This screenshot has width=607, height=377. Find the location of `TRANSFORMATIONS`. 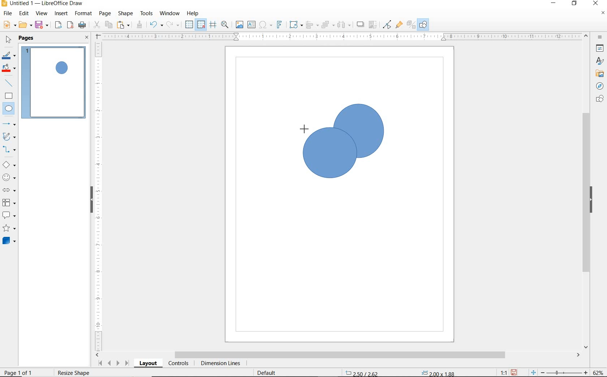

TRANSFORMATIONS is located at coordinates (295, 25).